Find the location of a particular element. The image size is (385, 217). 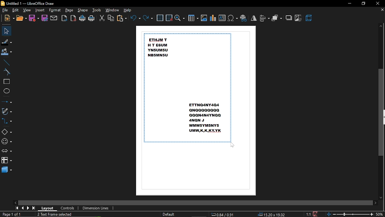

tools is located at coordinates (97, 10).